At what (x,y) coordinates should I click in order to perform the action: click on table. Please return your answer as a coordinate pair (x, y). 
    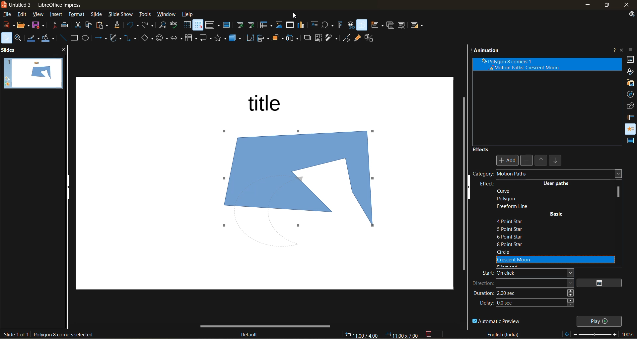
    Looking at the image, I should click on (266, 26).